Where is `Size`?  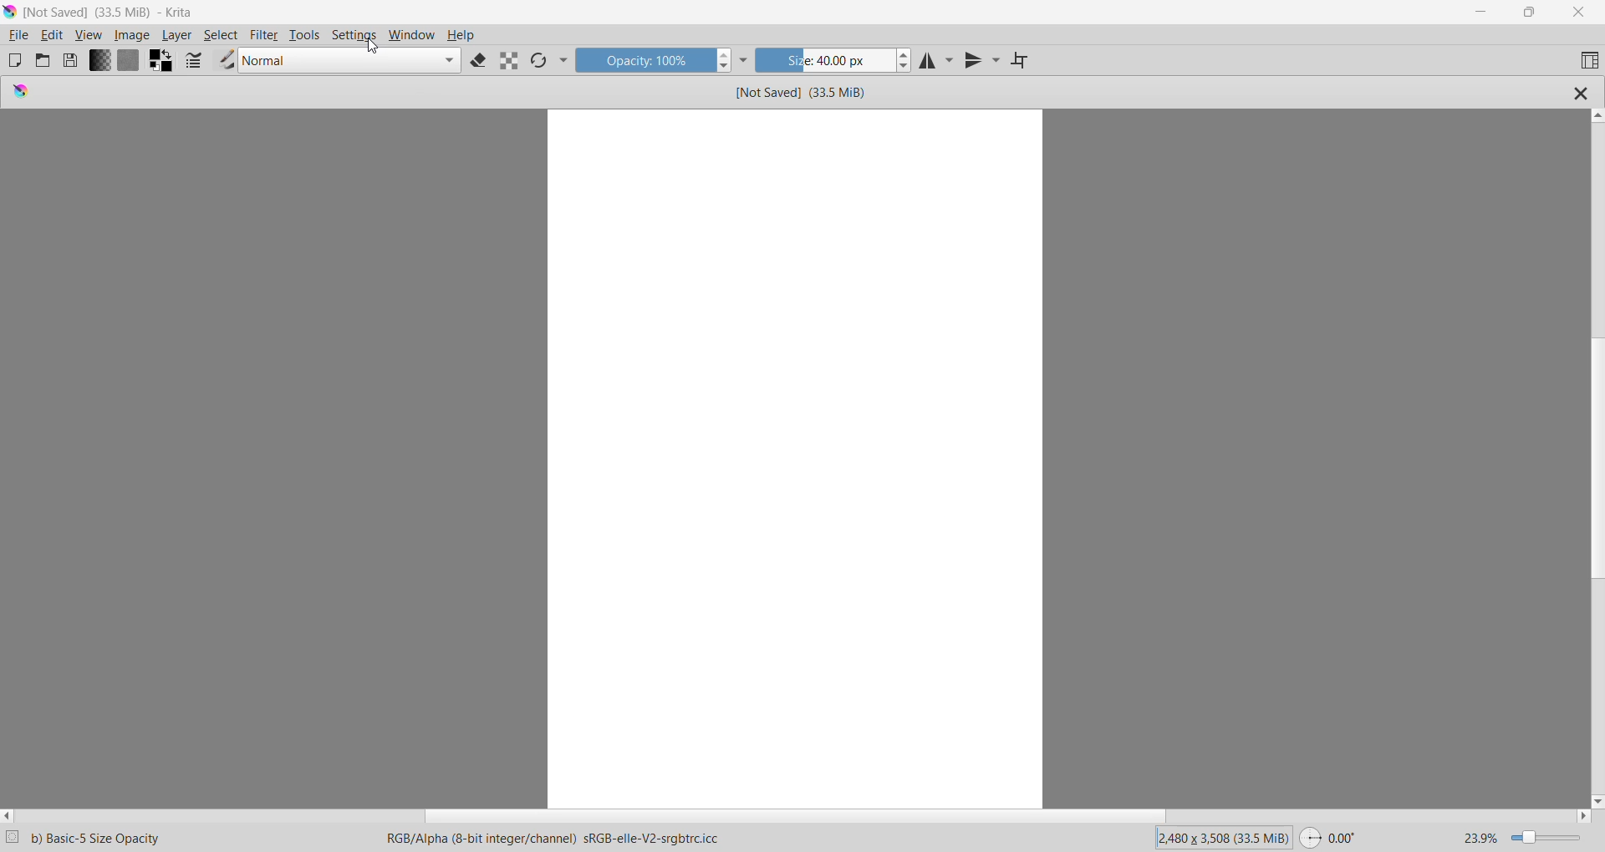
Size is located at coordinates (833, 59).